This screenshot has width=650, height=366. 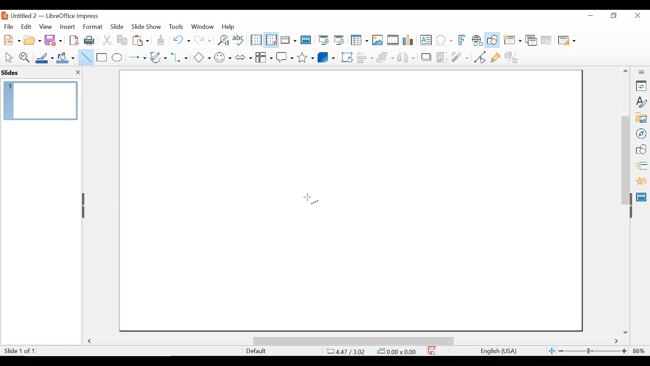 I want to click on Sidebar Settings, so click(x=642, y=73).